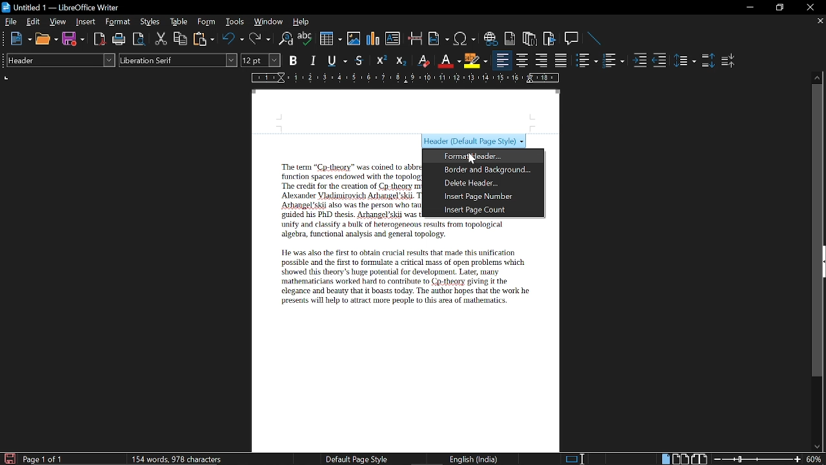 The image size is (826, 465). Describe the element at coordinates (639, 60) in the screenshot. I see `Increase indent` at that location.